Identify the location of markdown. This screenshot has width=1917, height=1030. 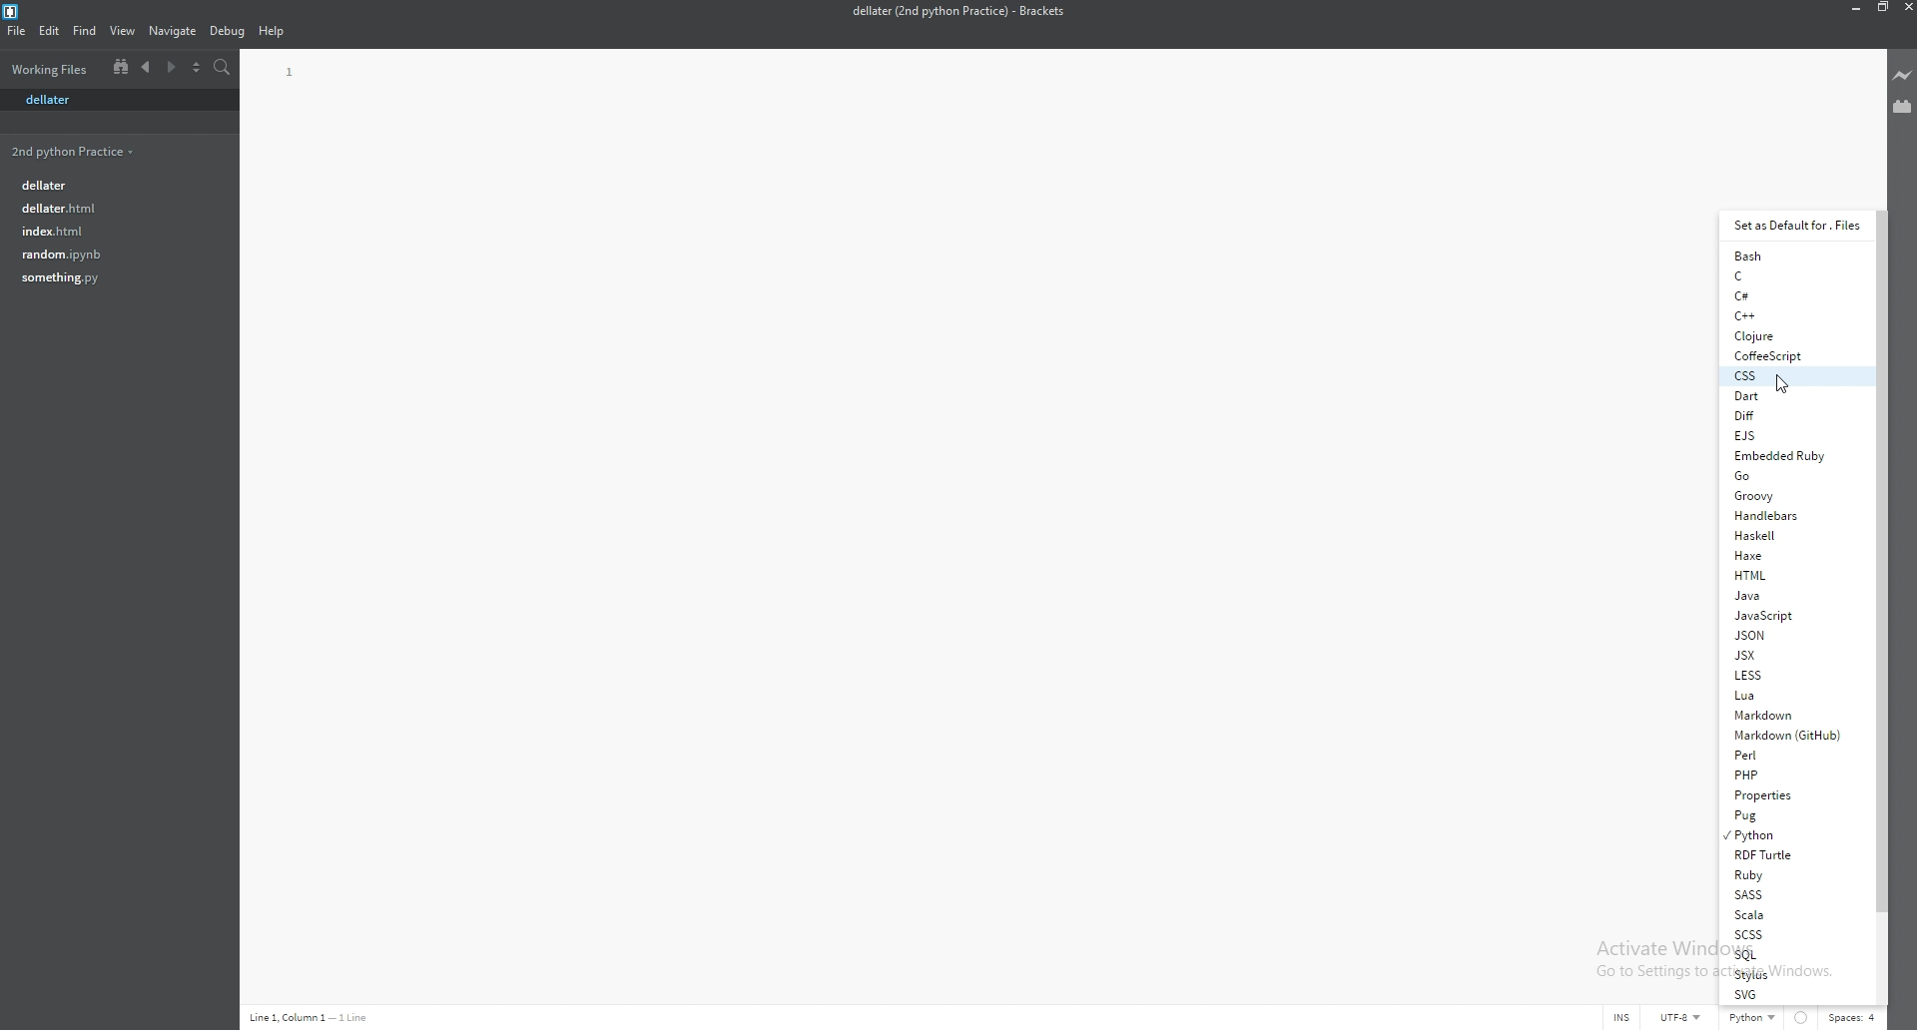
(1789, 716).